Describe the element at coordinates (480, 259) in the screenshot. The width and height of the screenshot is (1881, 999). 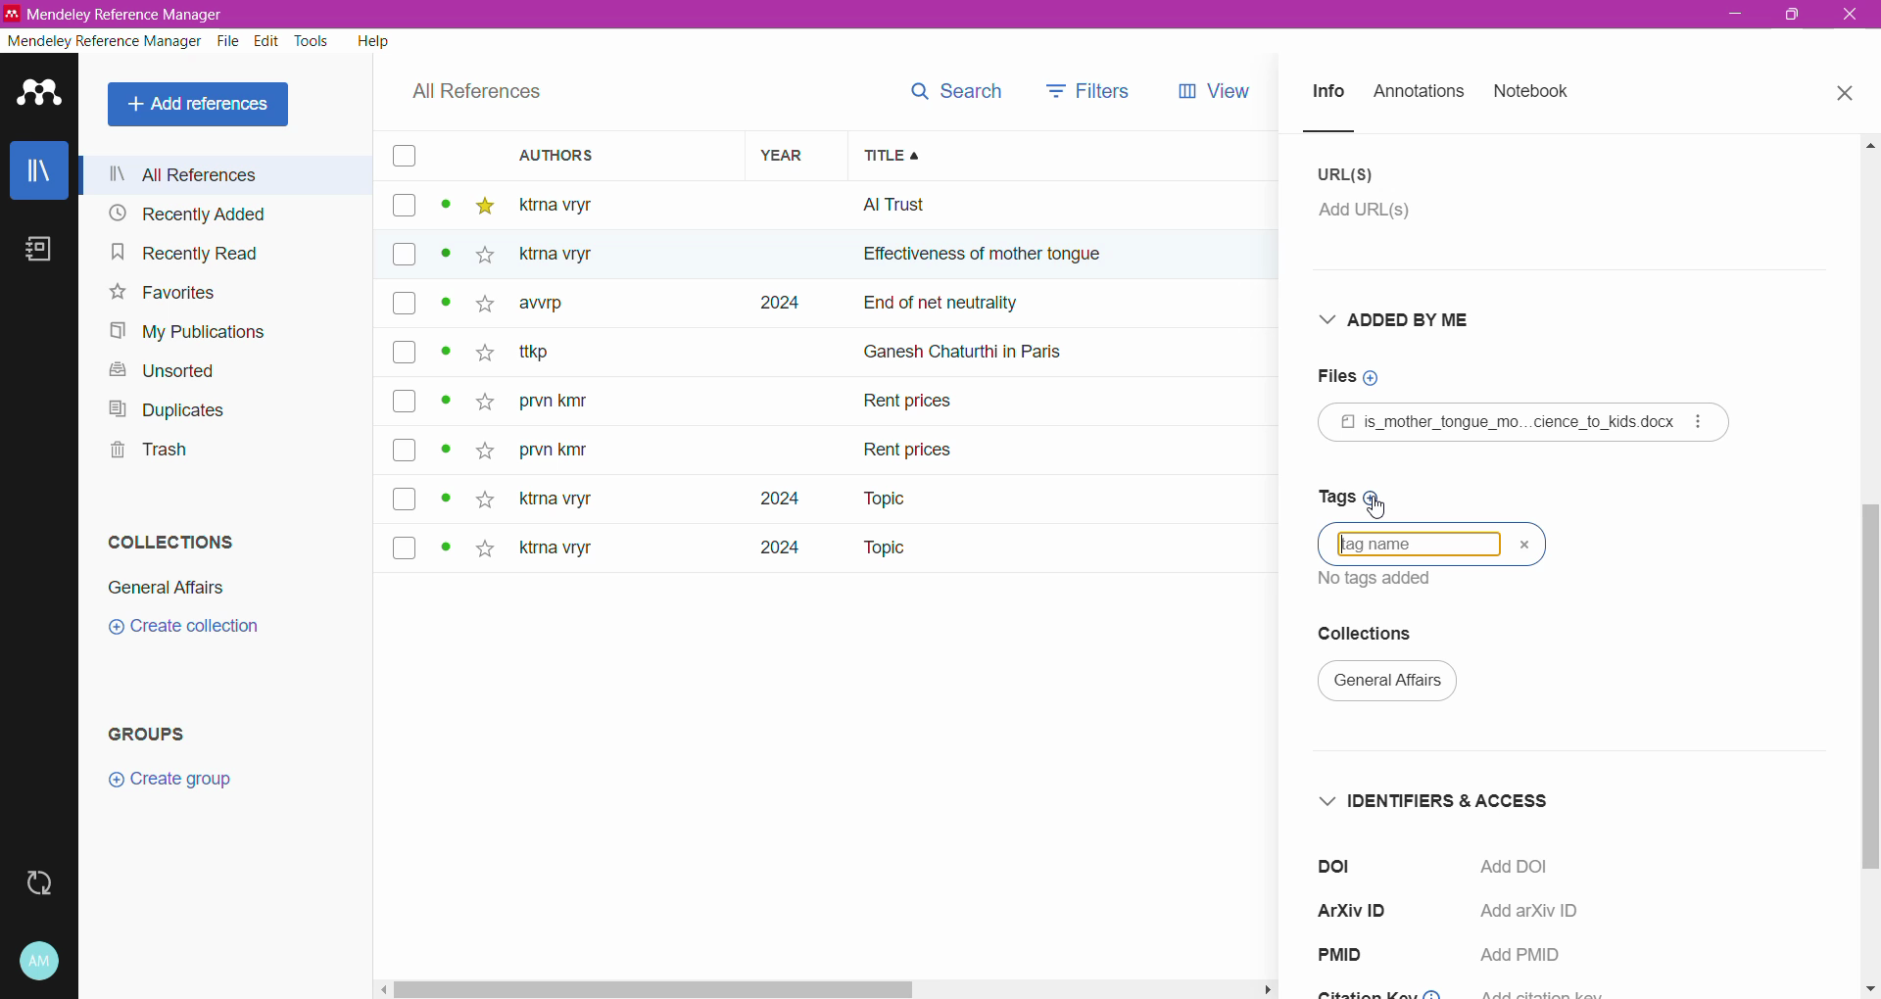
I see `star` at that location.